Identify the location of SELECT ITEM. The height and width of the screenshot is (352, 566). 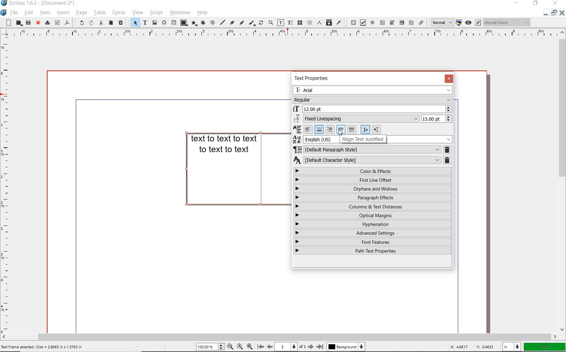
(133, 23).